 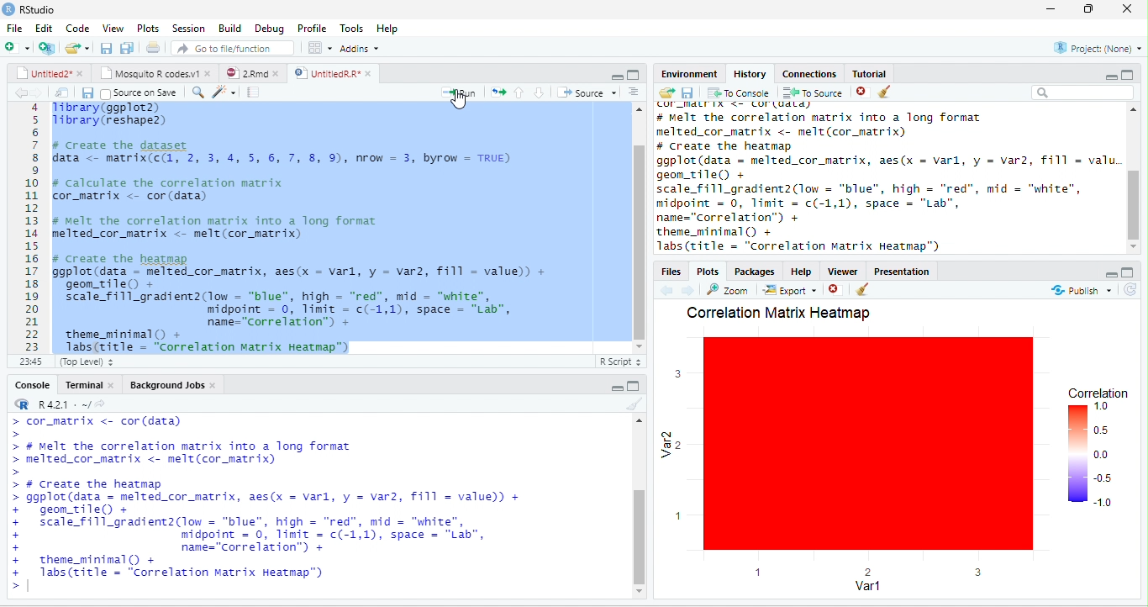 What do you see at coordinates (640, 507) in the screenshot?
I see `slide bar` at bounding box center [640, 507].